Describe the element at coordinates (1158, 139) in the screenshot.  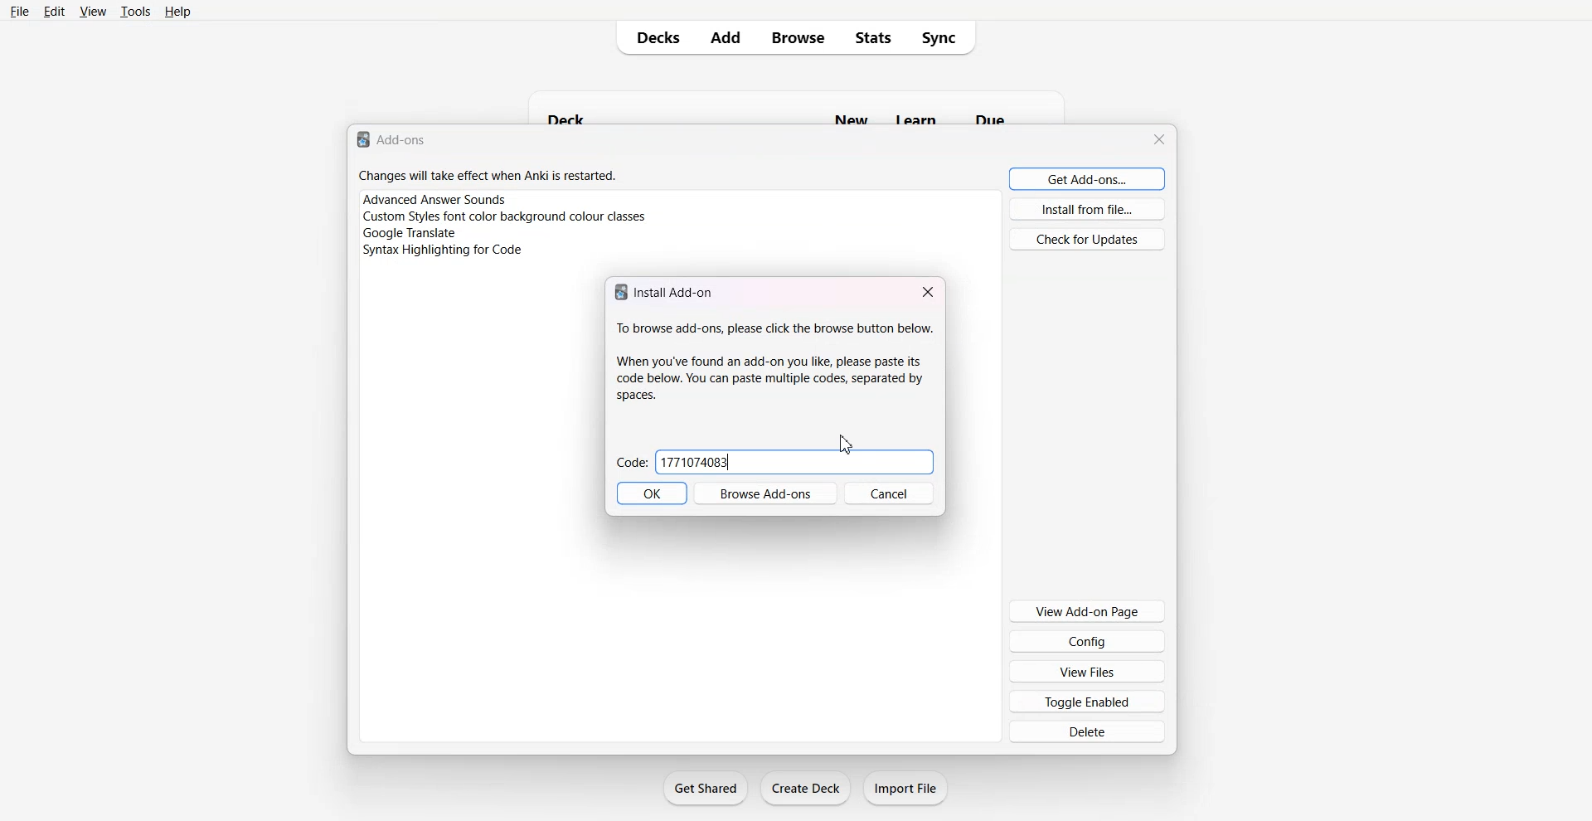
I see `Close` at that location.